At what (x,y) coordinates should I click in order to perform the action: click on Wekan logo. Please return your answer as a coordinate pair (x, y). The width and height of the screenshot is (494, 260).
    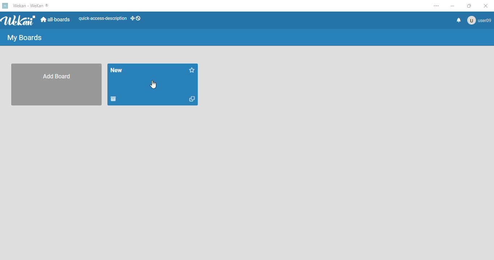
    Looking at the image, I should click on (5, 5).